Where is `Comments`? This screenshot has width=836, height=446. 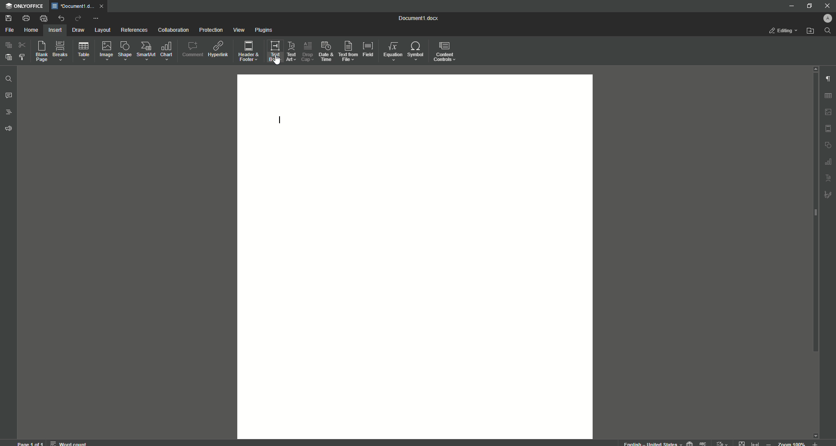 Comments is located at coordinates (9, 96).